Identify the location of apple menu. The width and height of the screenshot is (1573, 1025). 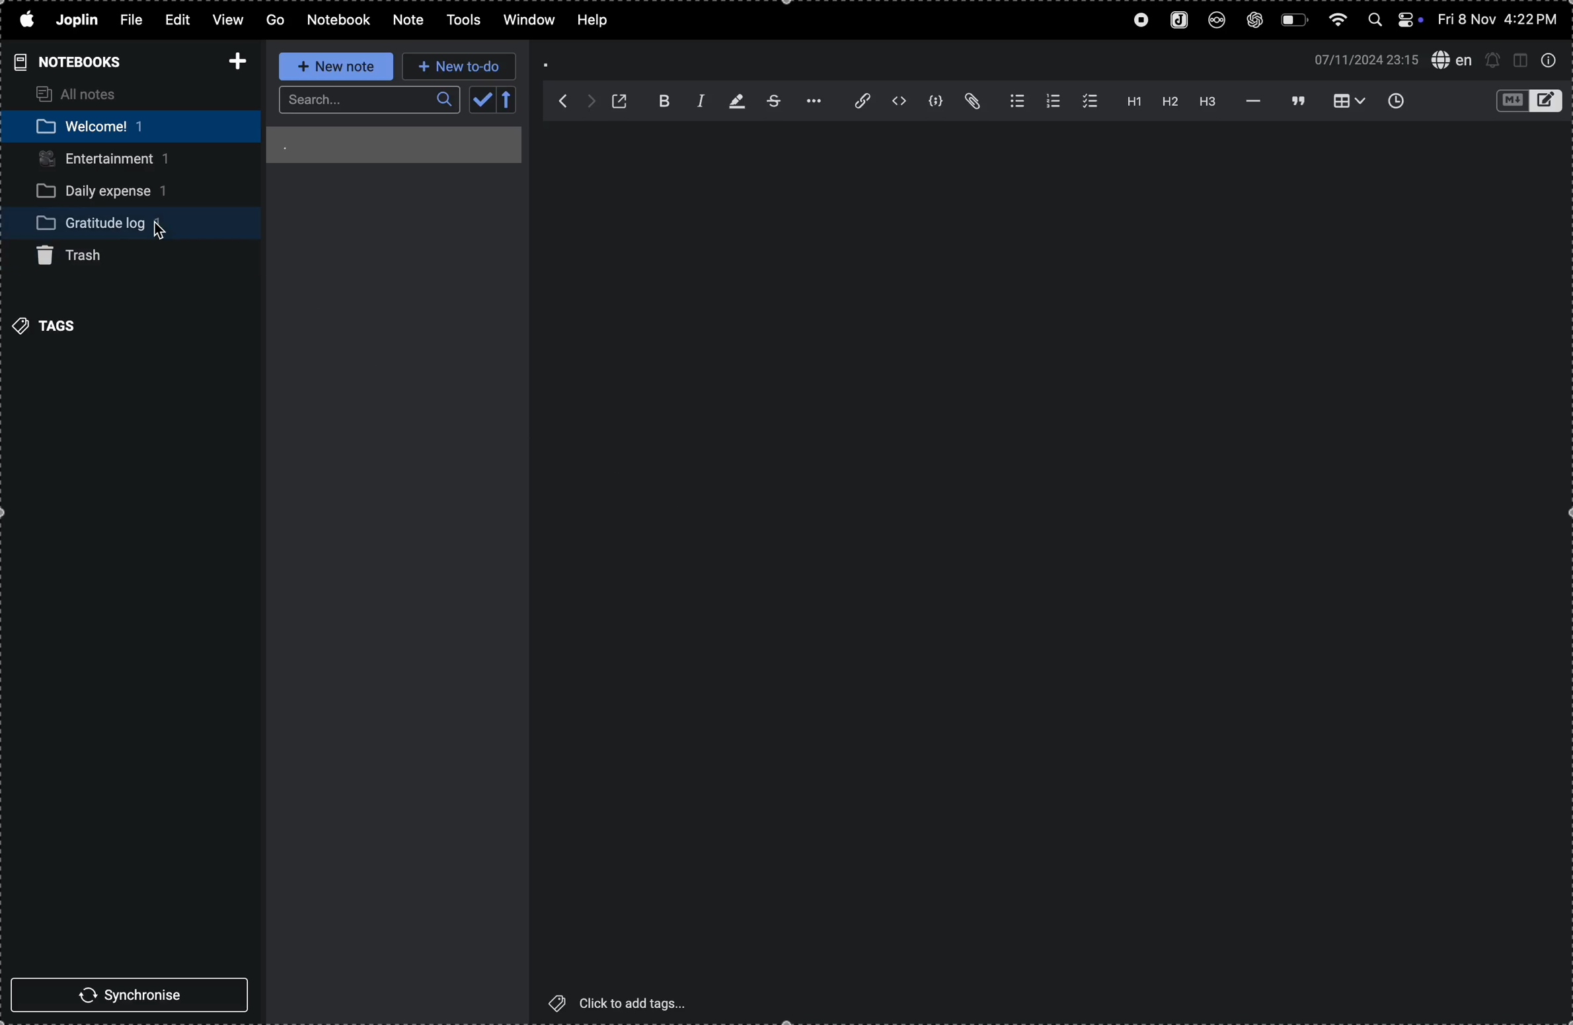
(26, 19).